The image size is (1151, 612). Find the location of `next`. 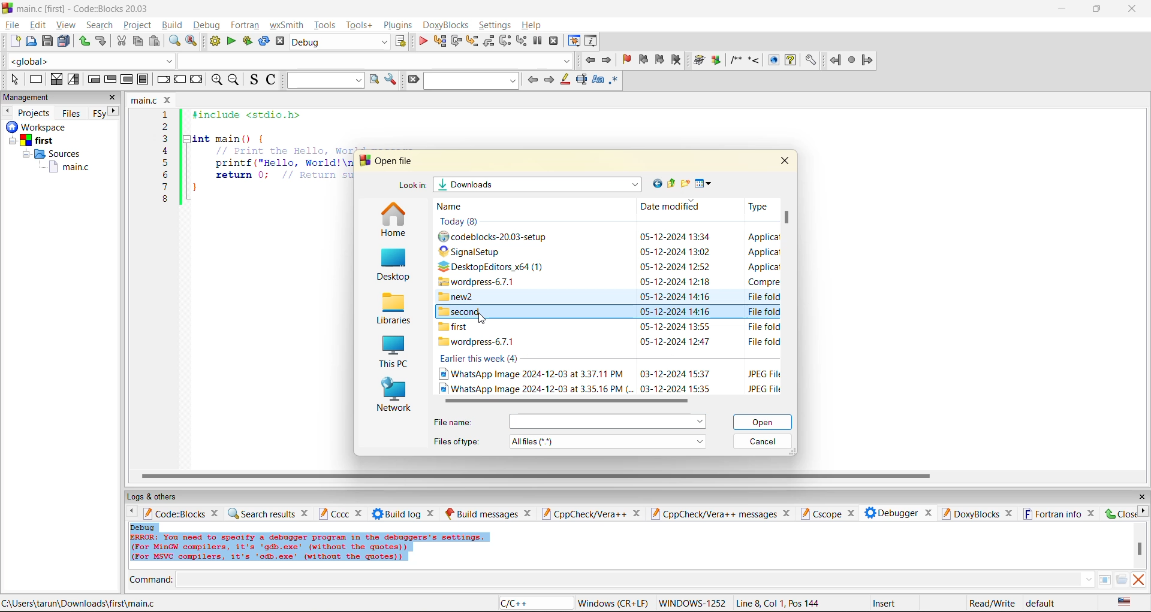

next is located at coordinates (549, 80).